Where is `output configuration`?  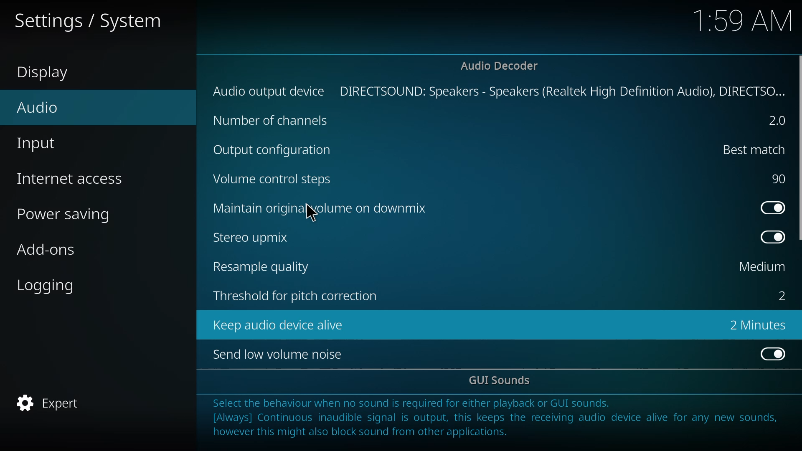 output configuration is located at coordinates (275, 150).